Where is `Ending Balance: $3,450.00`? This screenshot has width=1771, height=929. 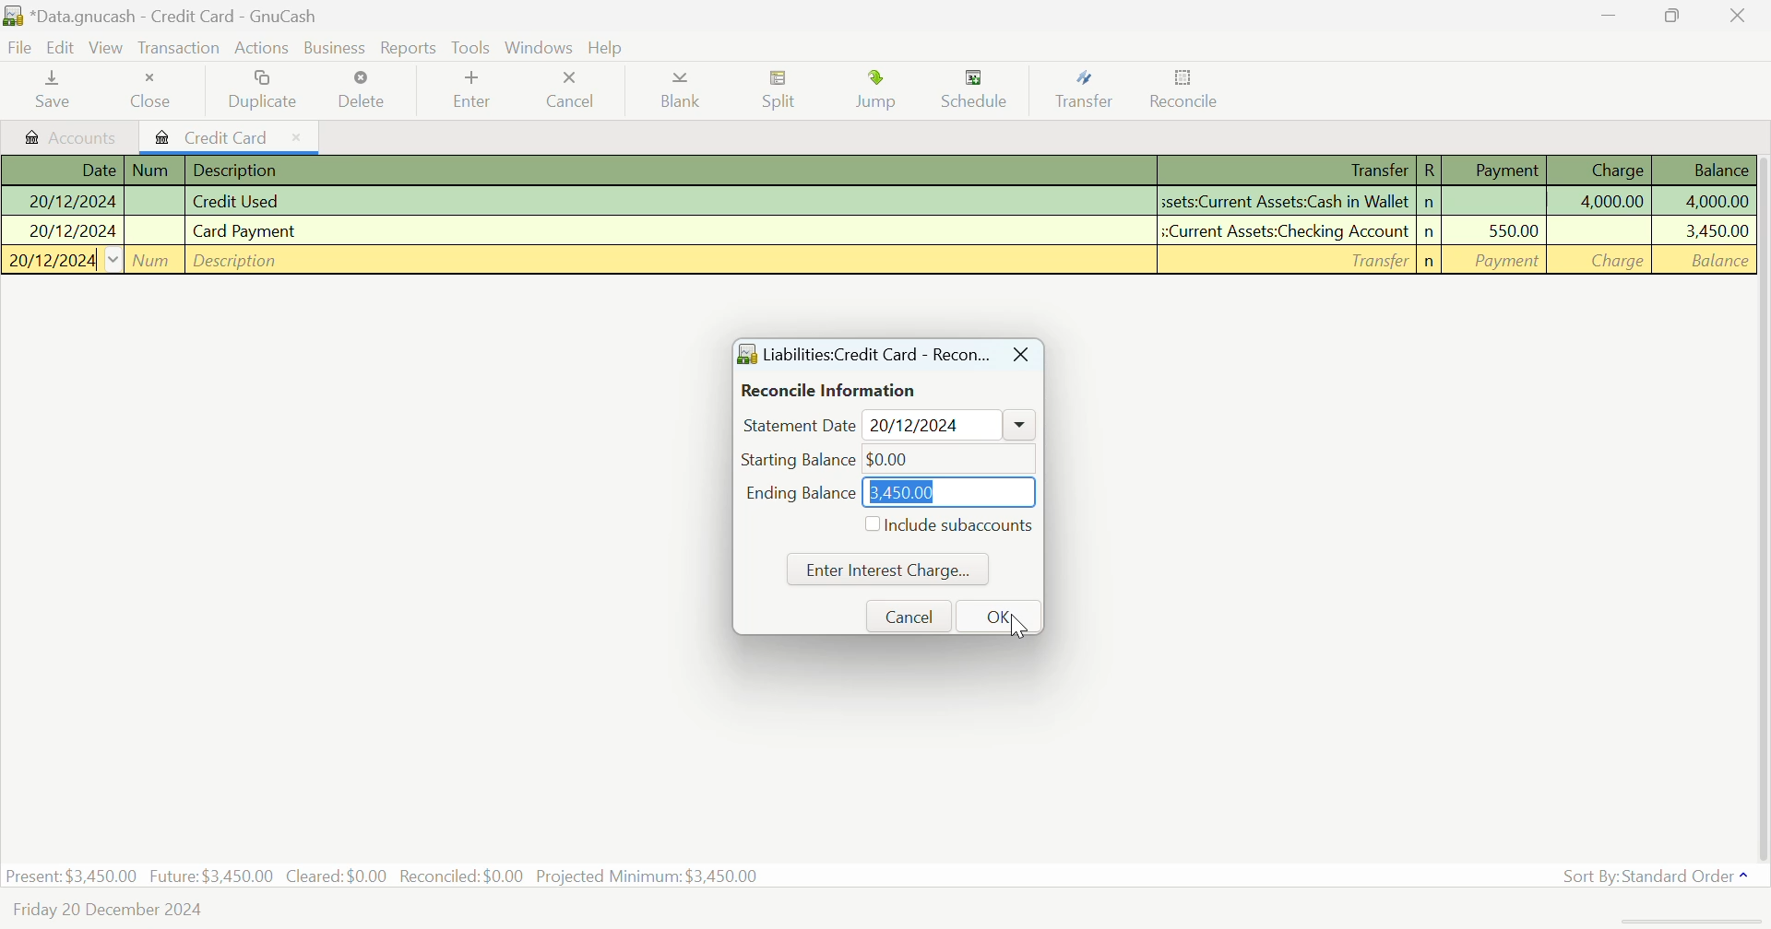
Ending Balance: $3,450.00 is located at coordinates (888, 492).